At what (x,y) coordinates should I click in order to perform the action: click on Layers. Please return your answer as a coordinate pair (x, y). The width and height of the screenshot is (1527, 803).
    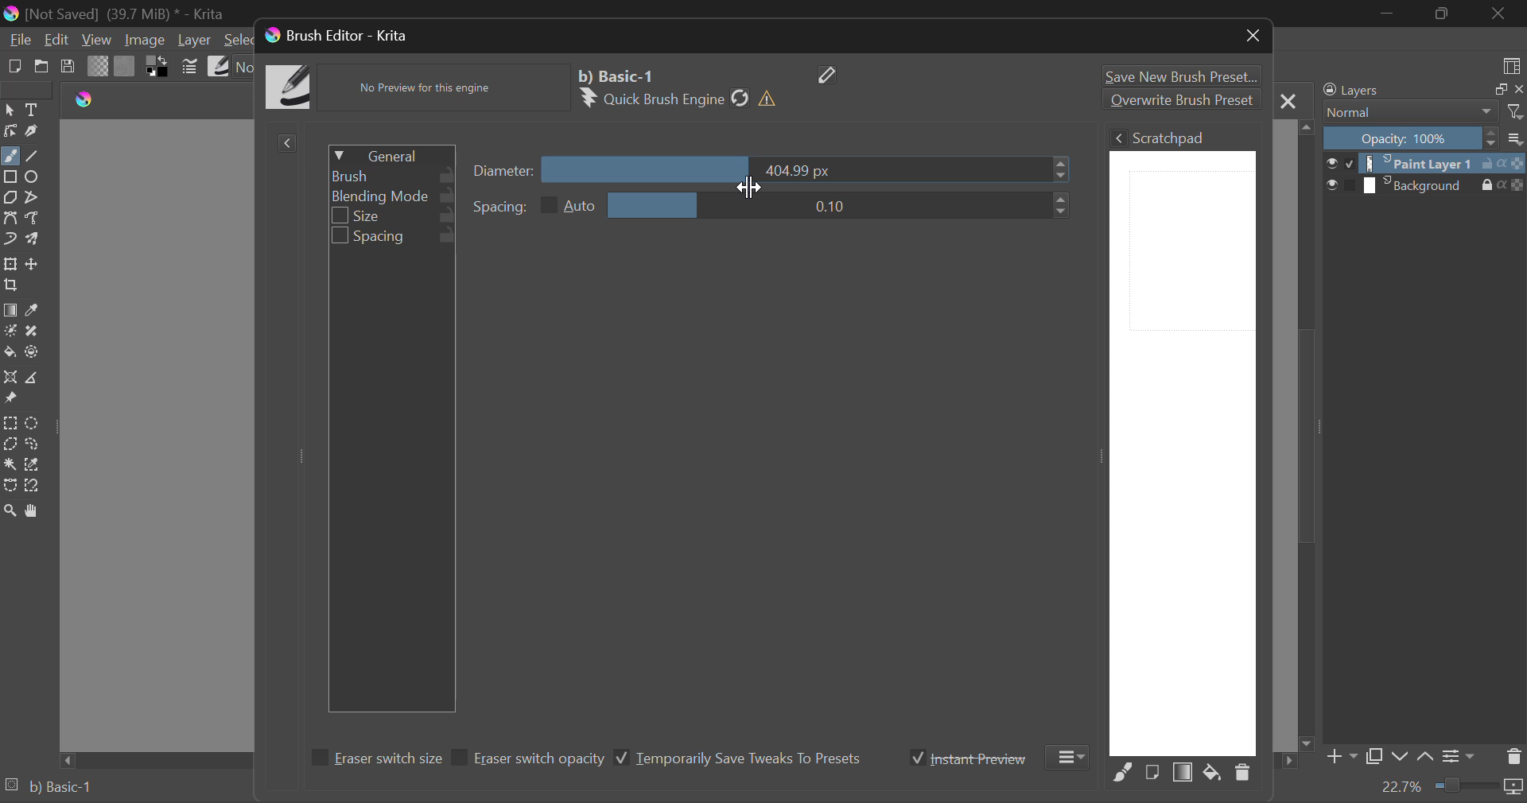
    Looking at the image, I should click on (1422, 90).